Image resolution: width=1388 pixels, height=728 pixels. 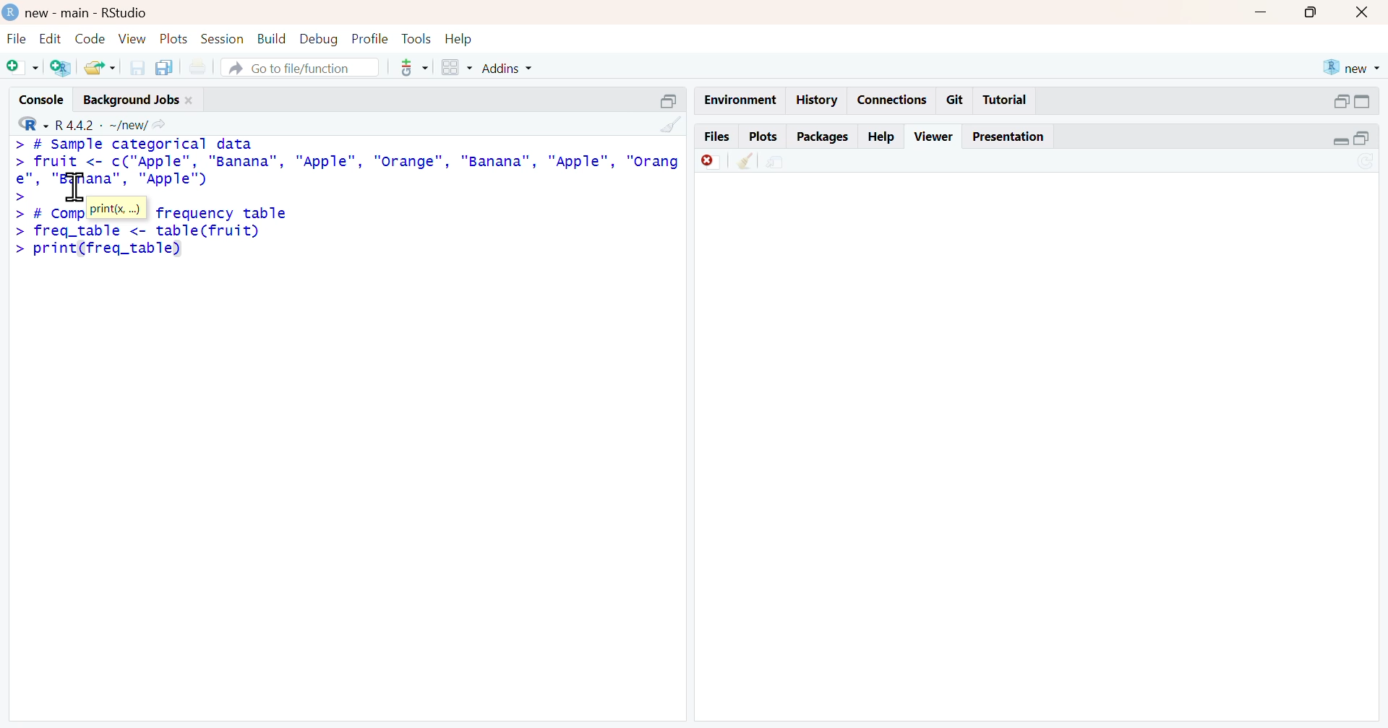 What do you see at coordinates (1006, 102) in the screenshot?
I see `tutorial` at bounding box center [1006, 102].